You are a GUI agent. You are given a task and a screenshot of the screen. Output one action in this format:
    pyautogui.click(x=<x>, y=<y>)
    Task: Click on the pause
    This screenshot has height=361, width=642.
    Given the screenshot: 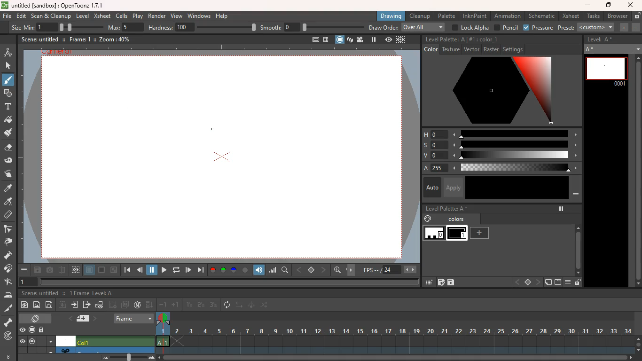 What is the action you would take?
    pyautogui.click(x=373, y=39)
    